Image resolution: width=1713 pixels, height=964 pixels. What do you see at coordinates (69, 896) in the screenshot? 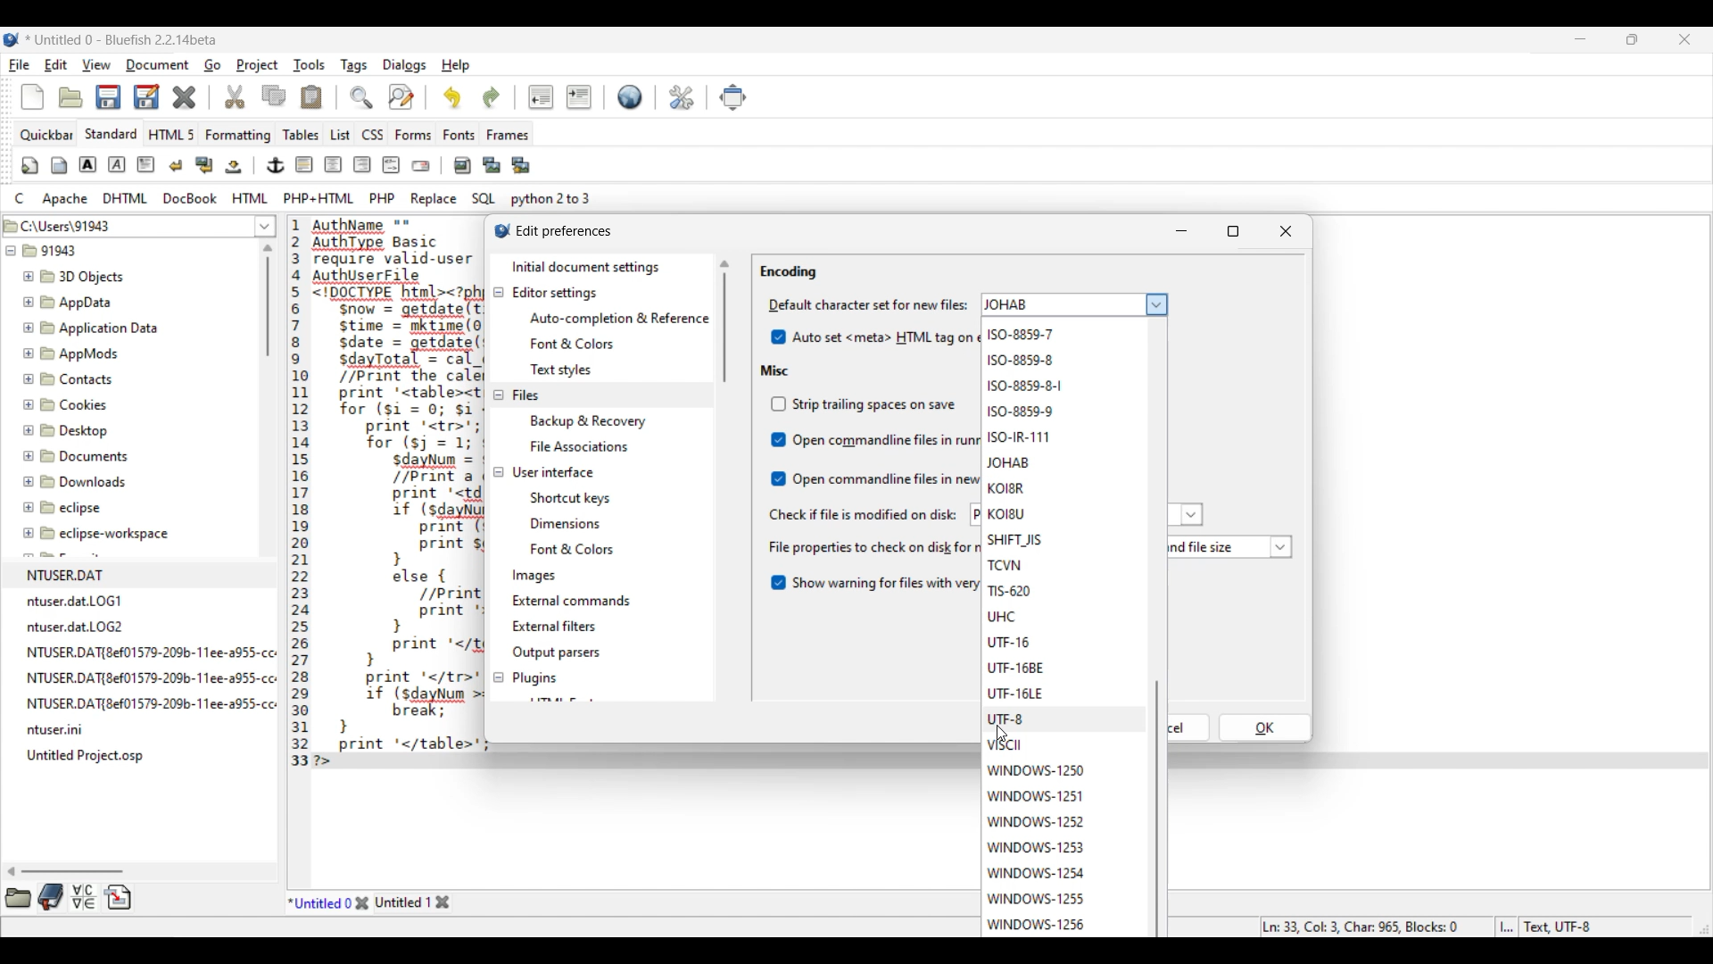
I see `More tool options` at bounding box center [69, 896].